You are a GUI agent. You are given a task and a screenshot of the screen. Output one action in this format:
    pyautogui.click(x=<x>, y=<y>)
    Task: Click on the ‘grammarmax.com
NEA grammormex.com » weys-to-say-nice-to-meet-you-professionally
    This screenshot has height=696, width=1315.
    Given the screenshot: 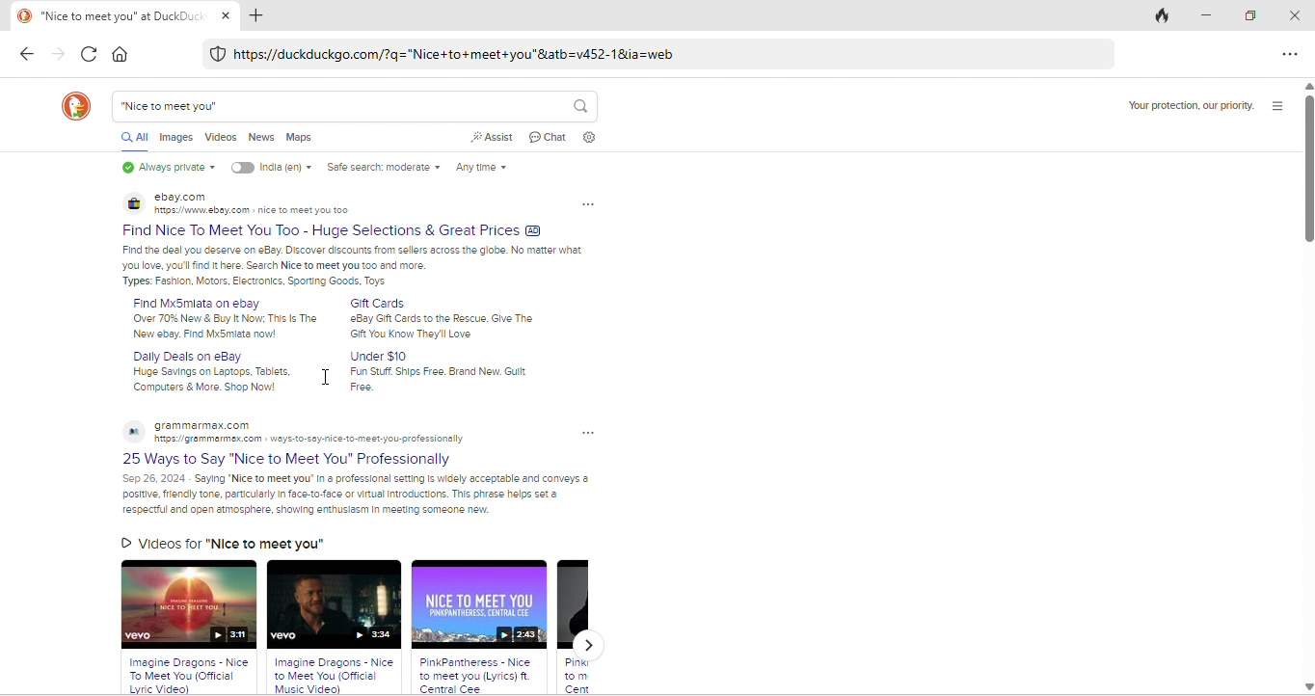 What is the action you would take?
    pyautogui.click(x=309, y=441)
    